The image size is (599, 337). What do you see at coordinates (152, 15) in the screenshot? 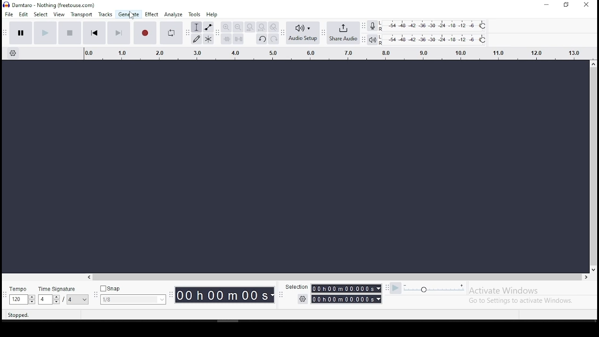
I see `effect` at bounding box center [152, 15].